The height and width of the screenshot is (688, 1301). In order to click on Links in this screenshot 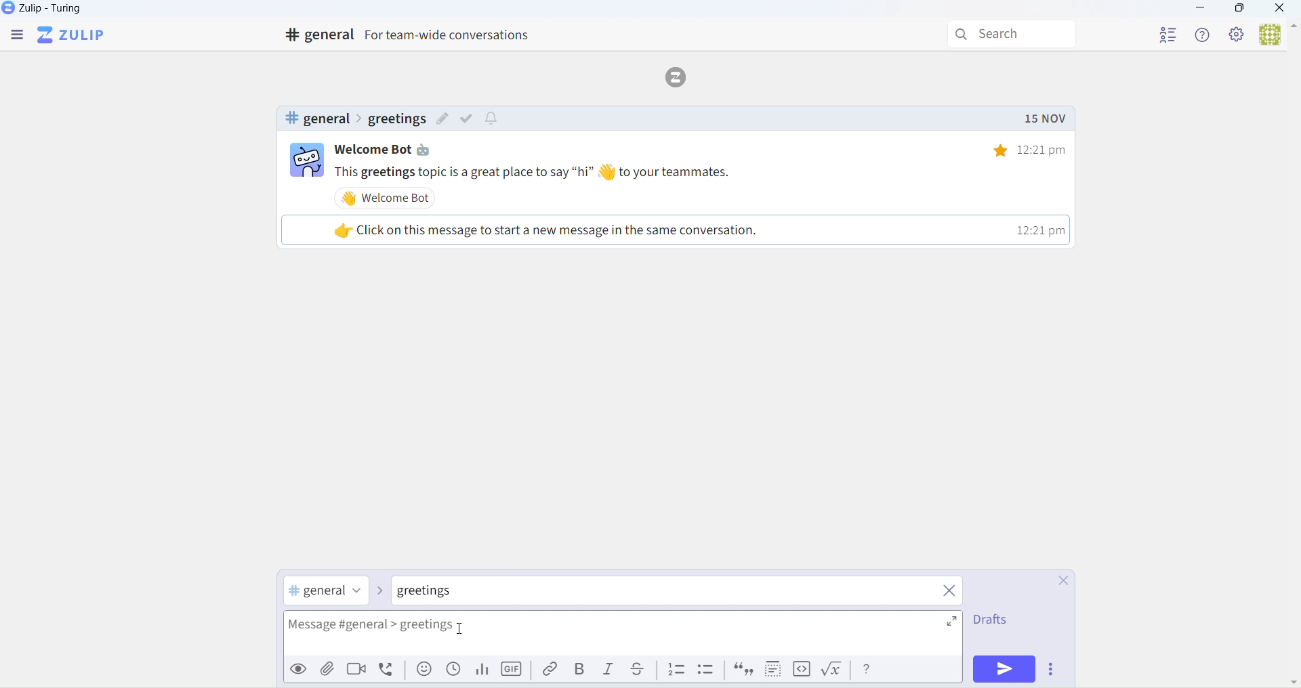, I will do `click(546, 670)`.